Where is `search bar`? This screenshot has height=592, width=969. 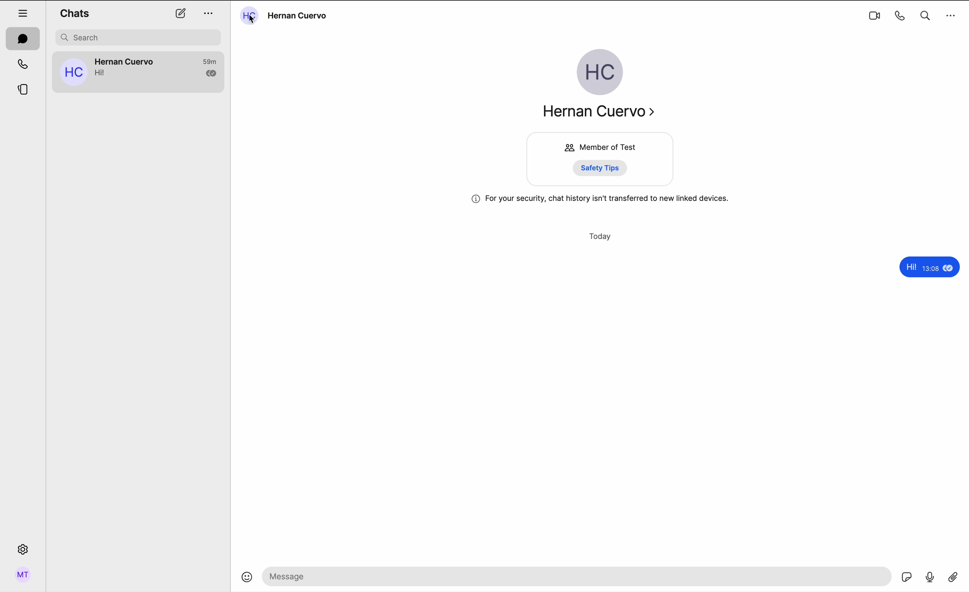 search bar is located at coordinates (140, 37).